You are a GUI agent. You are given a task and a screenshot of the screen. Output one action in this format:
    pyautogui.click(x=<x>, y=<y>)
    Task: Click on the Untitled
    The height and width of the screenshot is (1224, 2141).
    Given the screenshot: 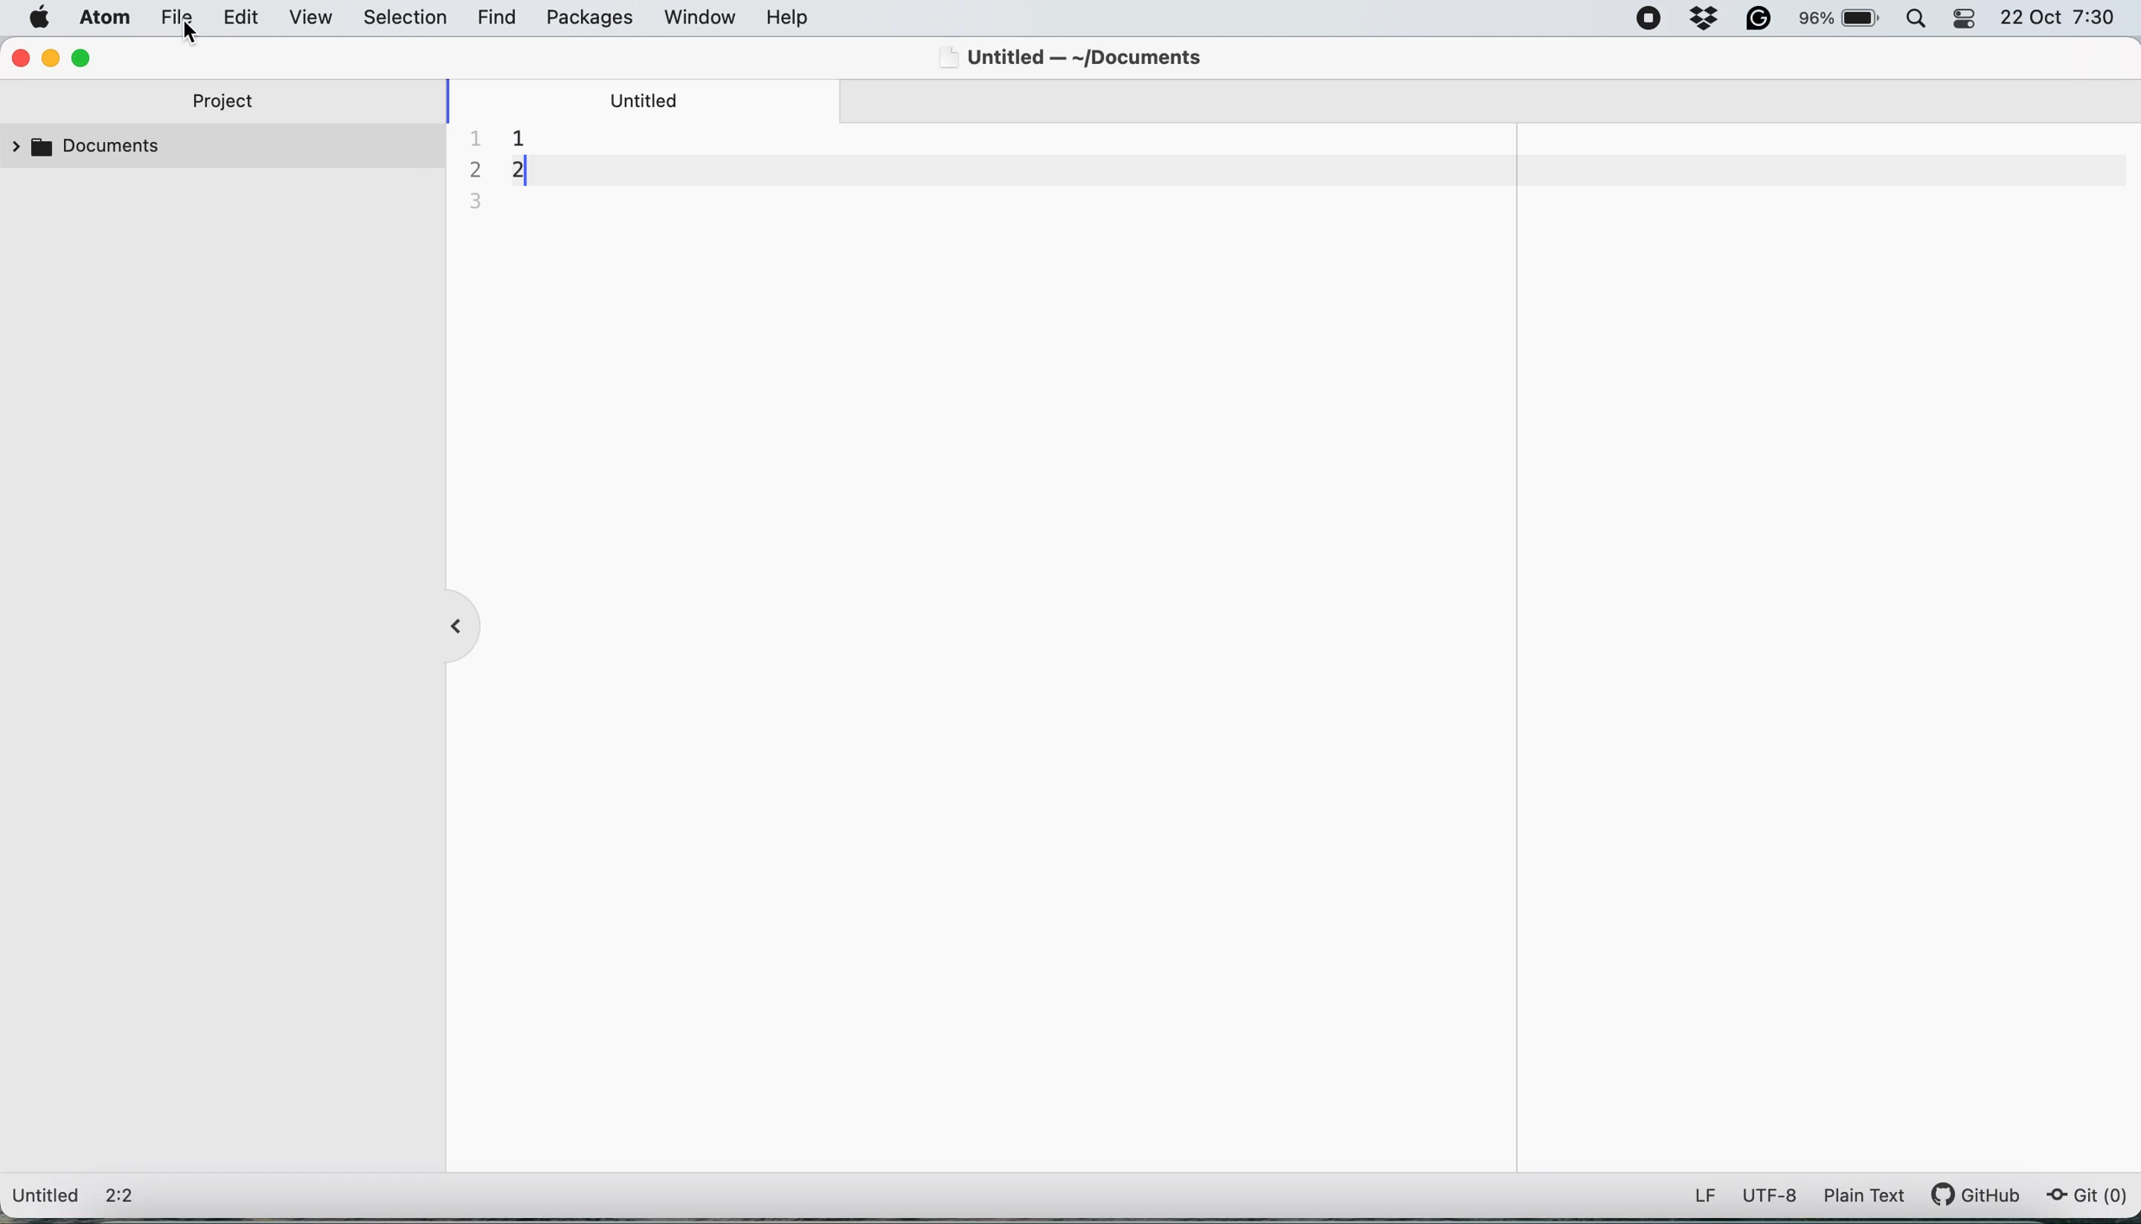 What is the action you would take?
    pyautogui.click(x=47, y=1197)
    